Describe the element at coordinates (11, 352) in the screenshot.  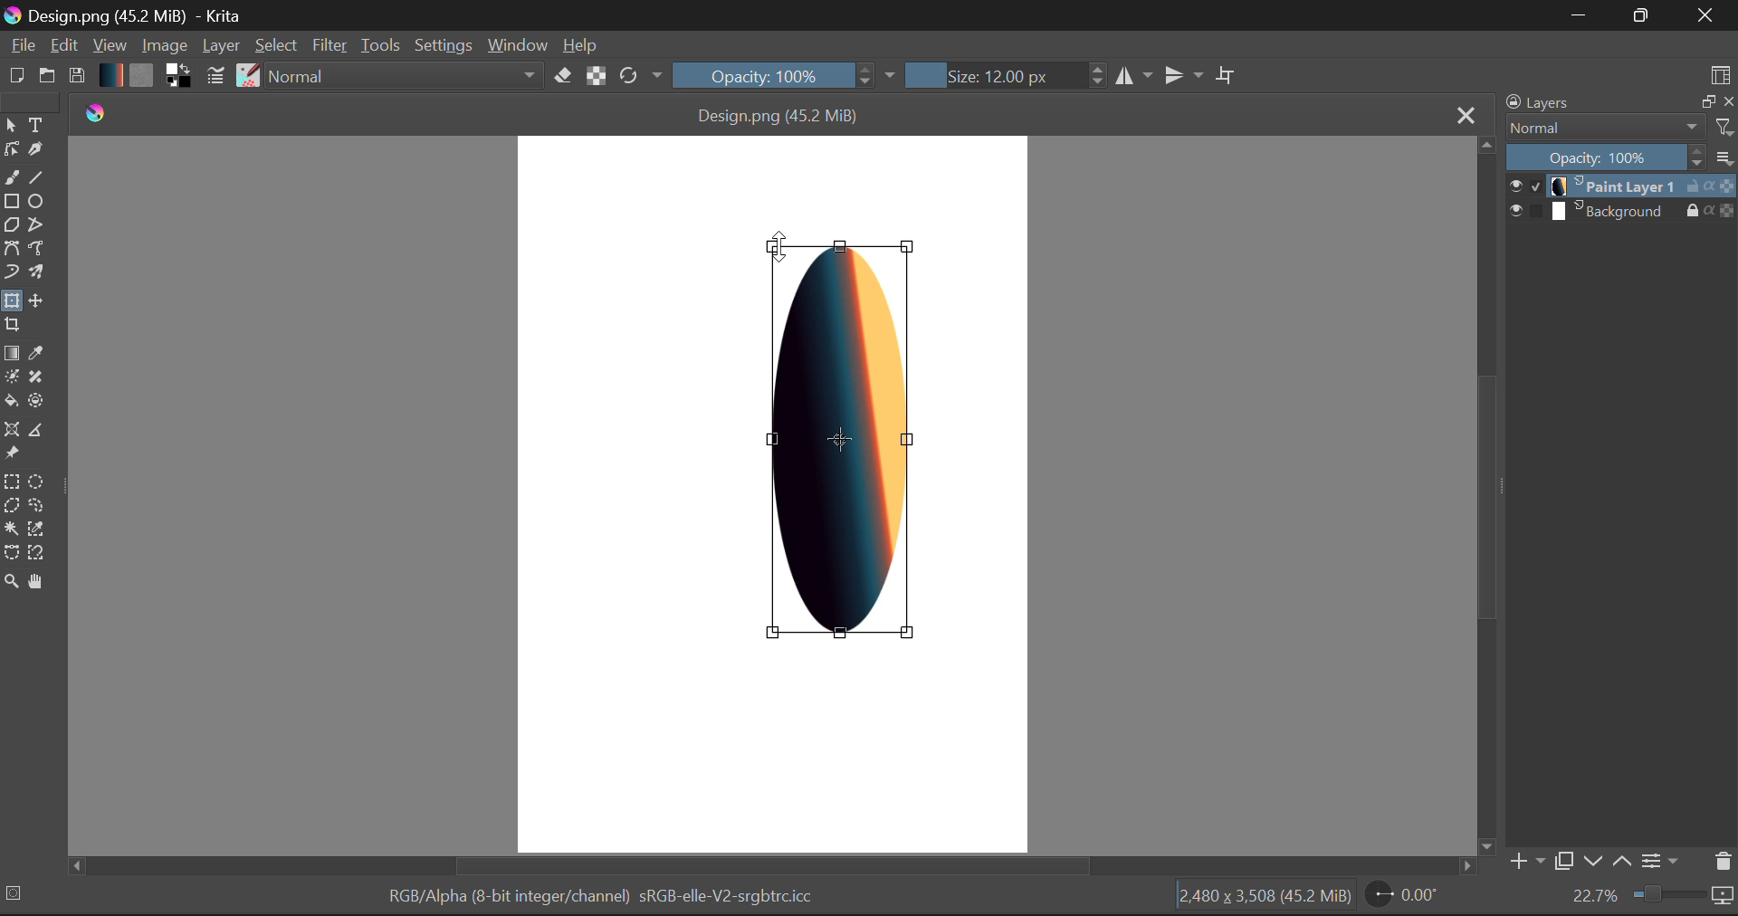
I see `Gradient Fill` at that location.